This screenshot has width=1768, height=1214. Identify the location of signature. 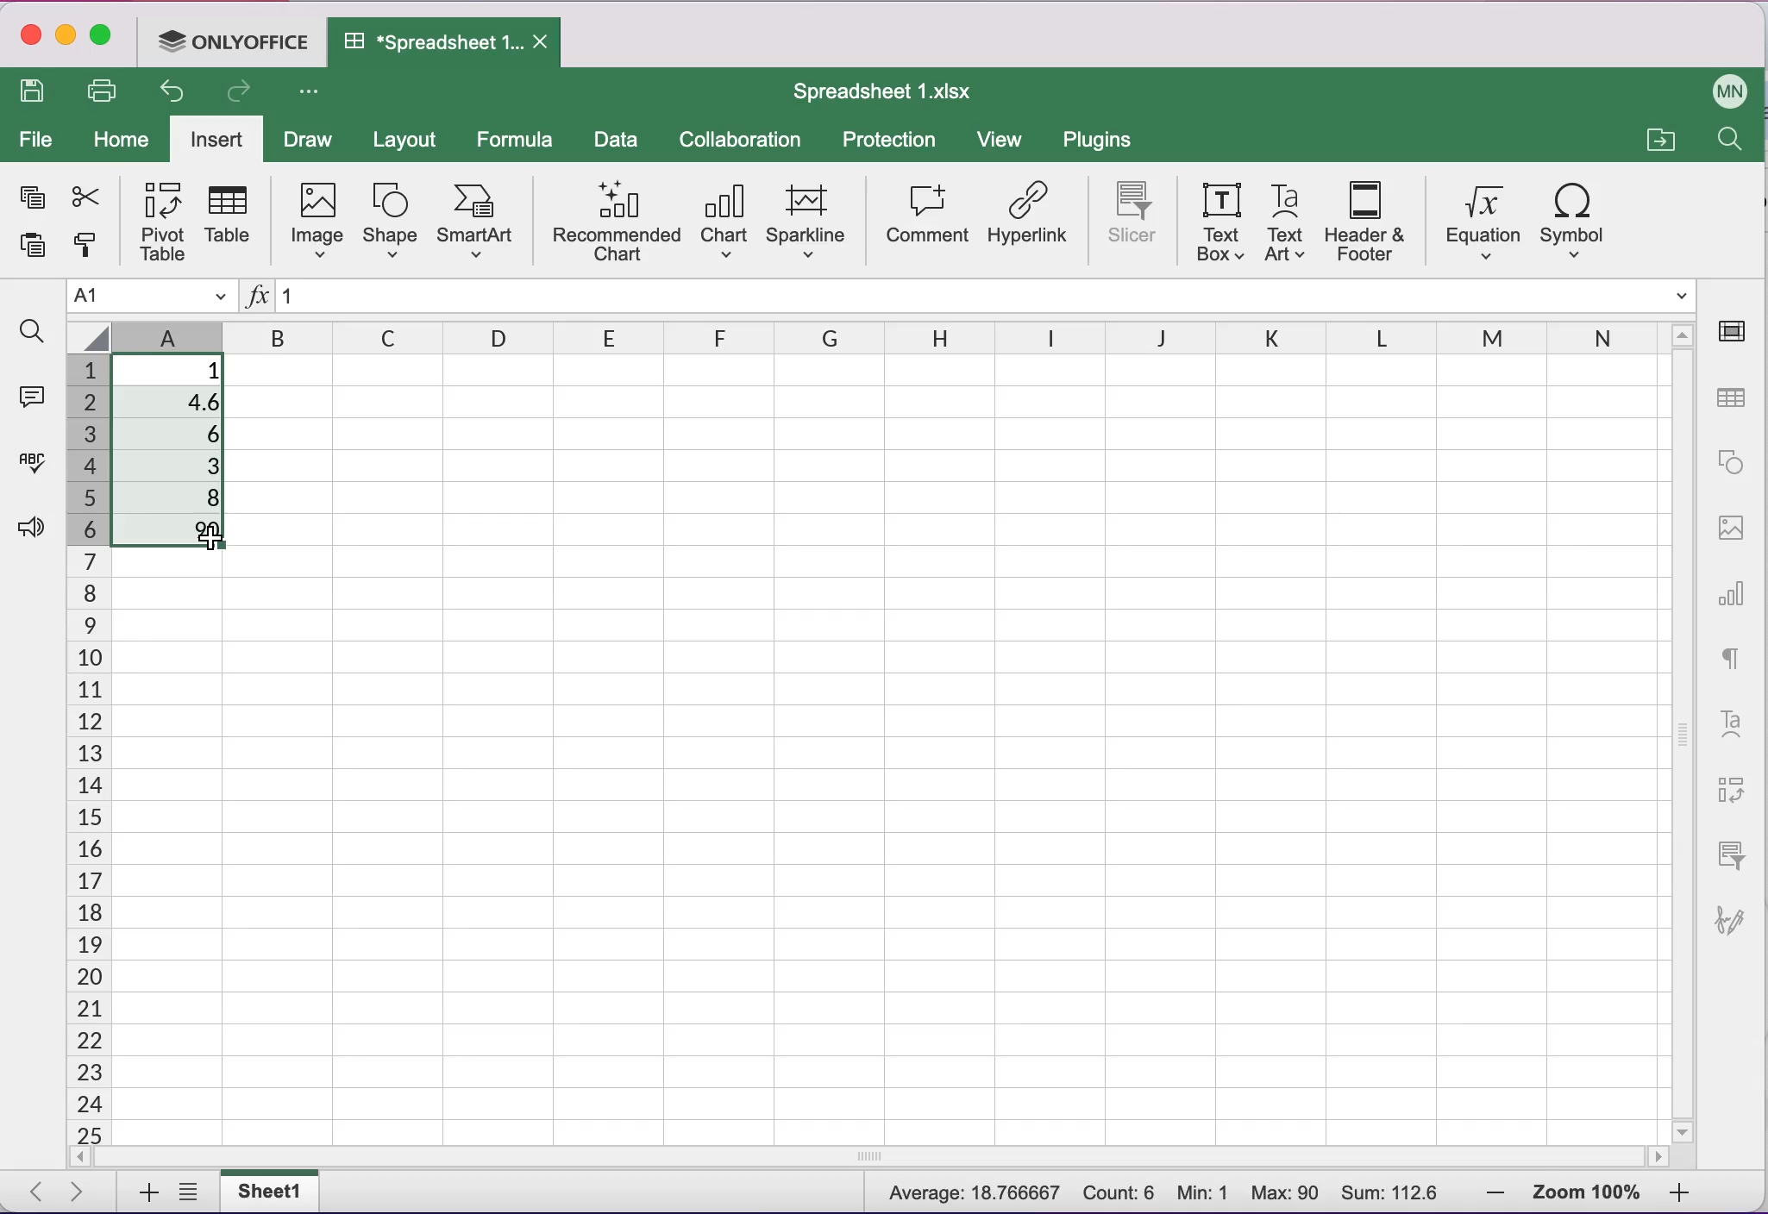
(1733, 923).